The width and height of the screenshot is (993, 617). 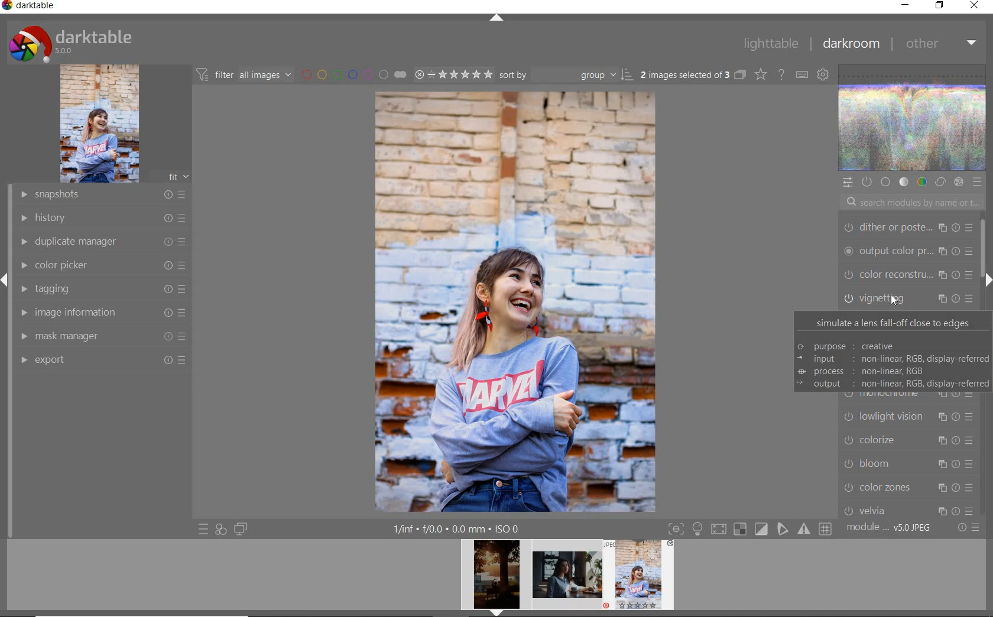 What do you see at coordinates (244, 74) in the screenshot?
I see `filter image` at bounding box center [244, 74].